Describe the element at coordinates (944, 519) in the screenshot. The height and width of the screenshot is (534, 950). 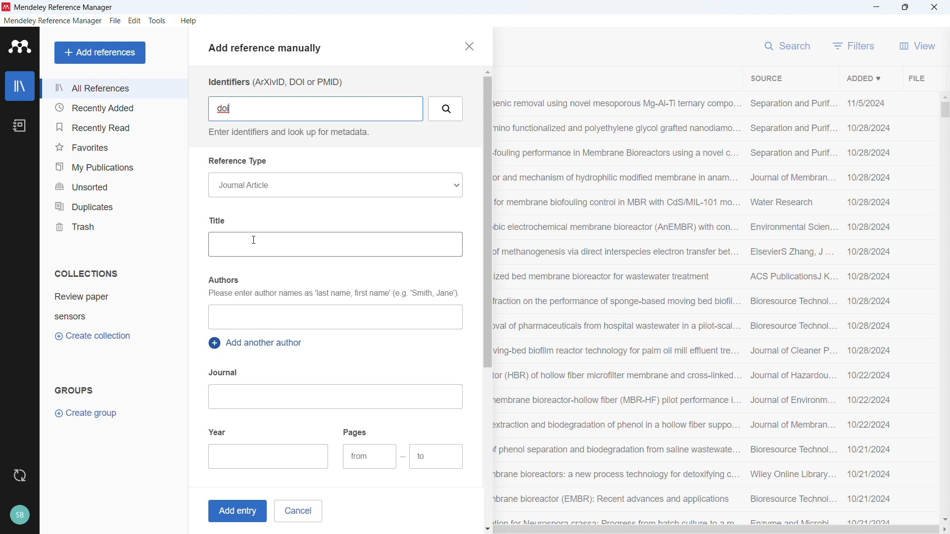
I see `Scroll down ` at that location.